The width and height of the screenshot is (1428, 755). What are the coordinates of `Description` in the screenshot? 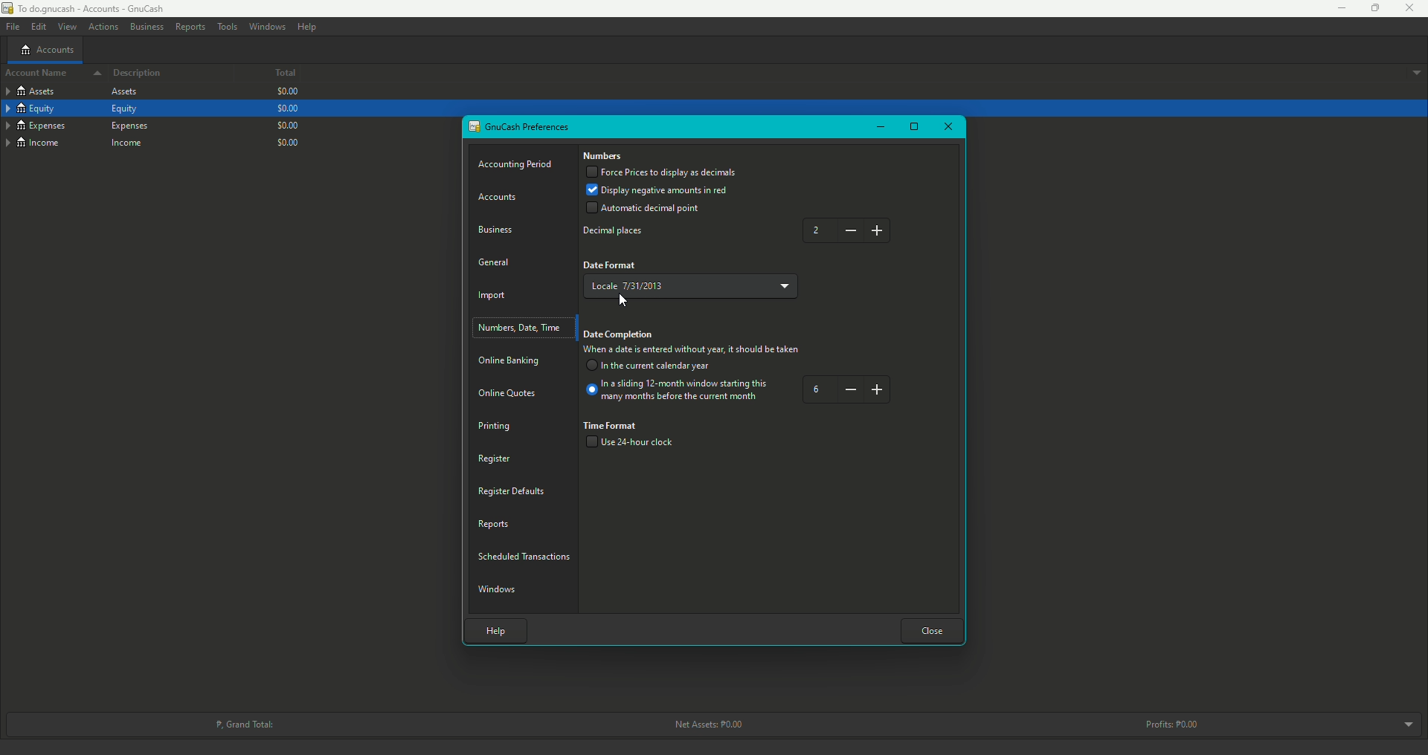 It's located at (138, 74).